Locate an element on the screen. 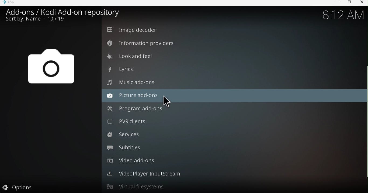 This screenshot has height=193, width=368. Video add-ons is located at coordinates (229, 160).